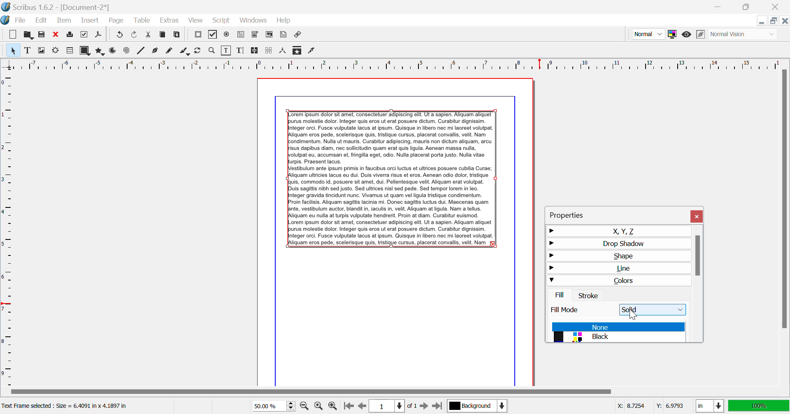 The width and height of the screenshot is (790, 414). What do you see at coordinates (85, 51) in the screenshot?
I see `Shapes` at bounding box center [85, 51].